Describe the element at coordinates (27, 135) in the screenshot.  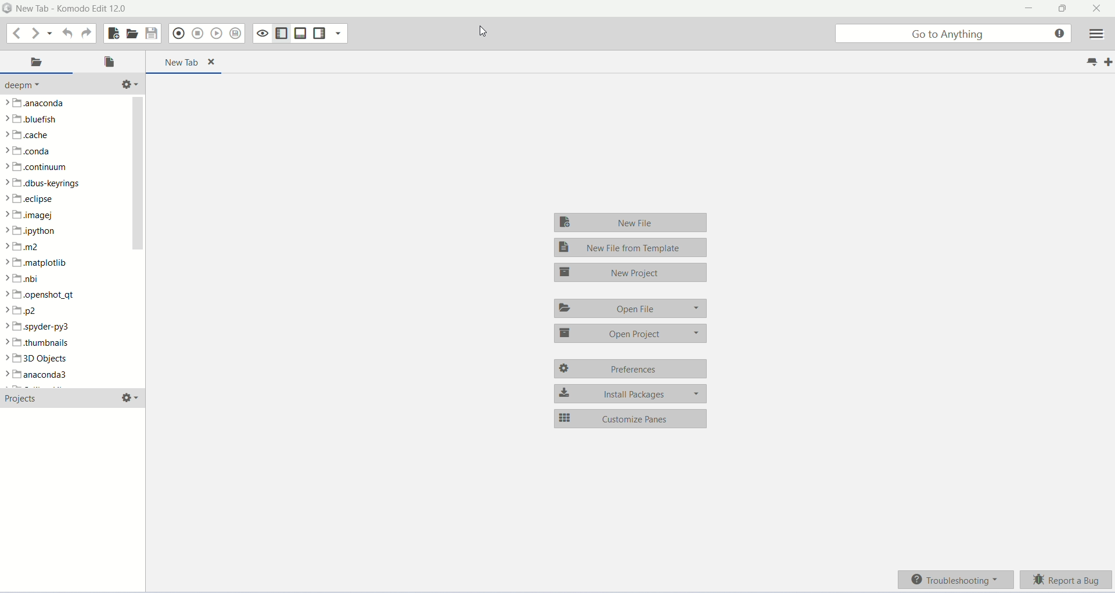
I see `cache` at that location.